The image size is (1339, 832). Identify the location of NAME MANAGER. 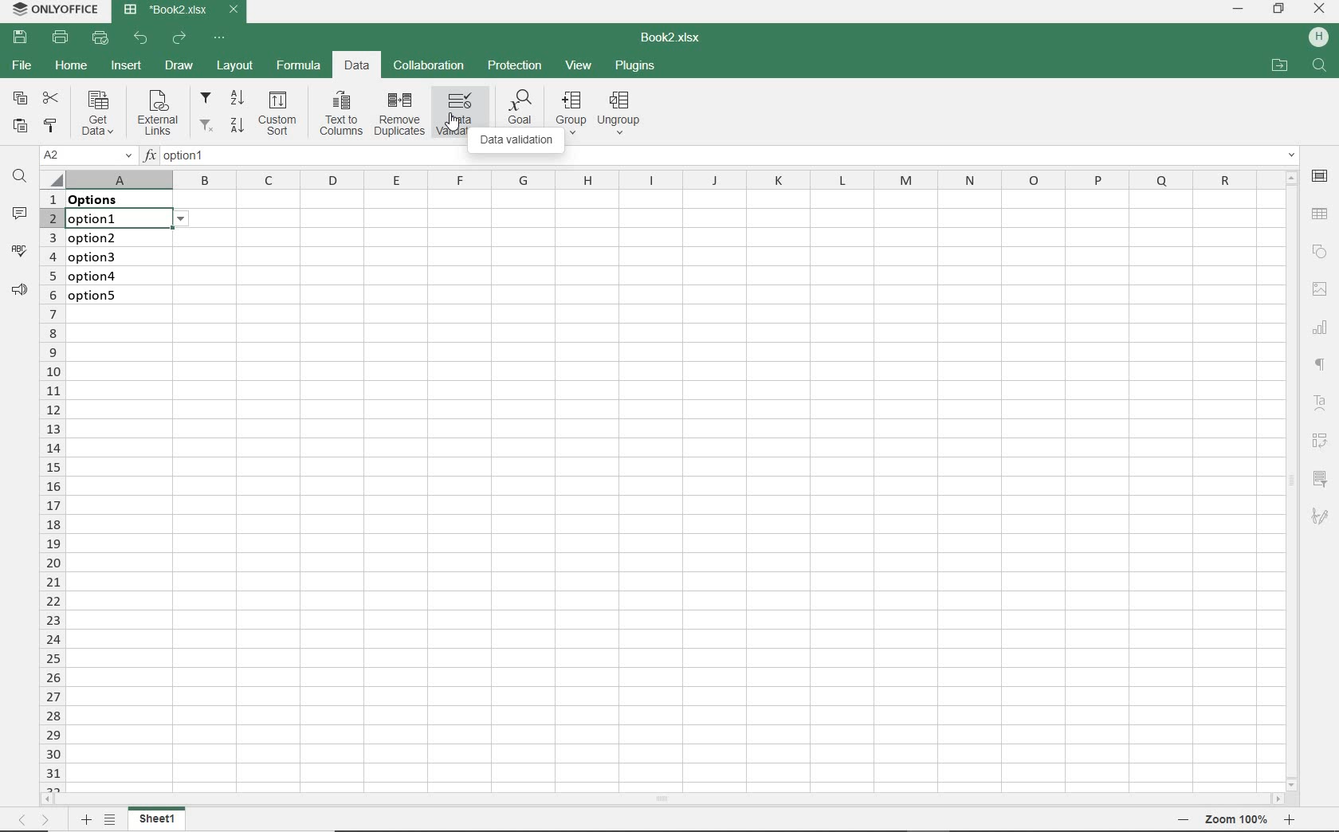
(87, 155).